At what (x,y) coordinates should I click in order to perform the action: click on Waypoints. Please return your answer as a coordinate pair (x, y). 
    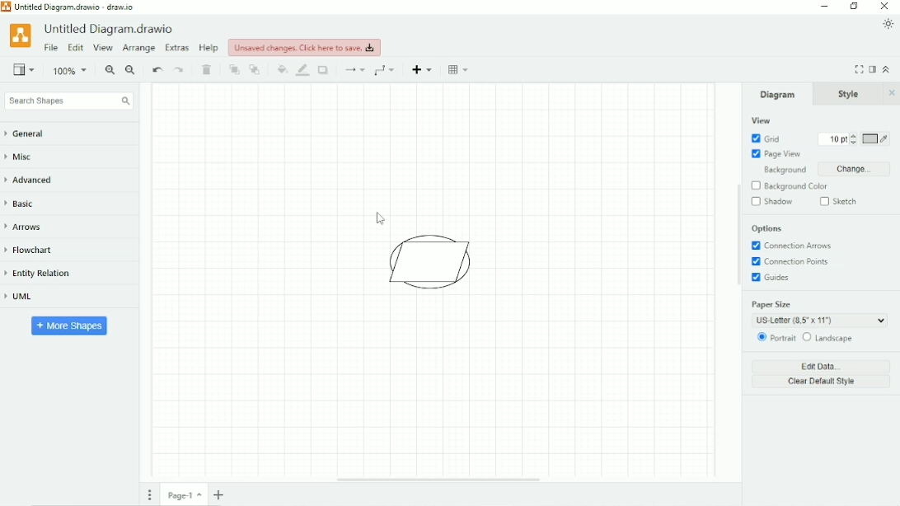
    Looking at the image, I should click on (387, 70).